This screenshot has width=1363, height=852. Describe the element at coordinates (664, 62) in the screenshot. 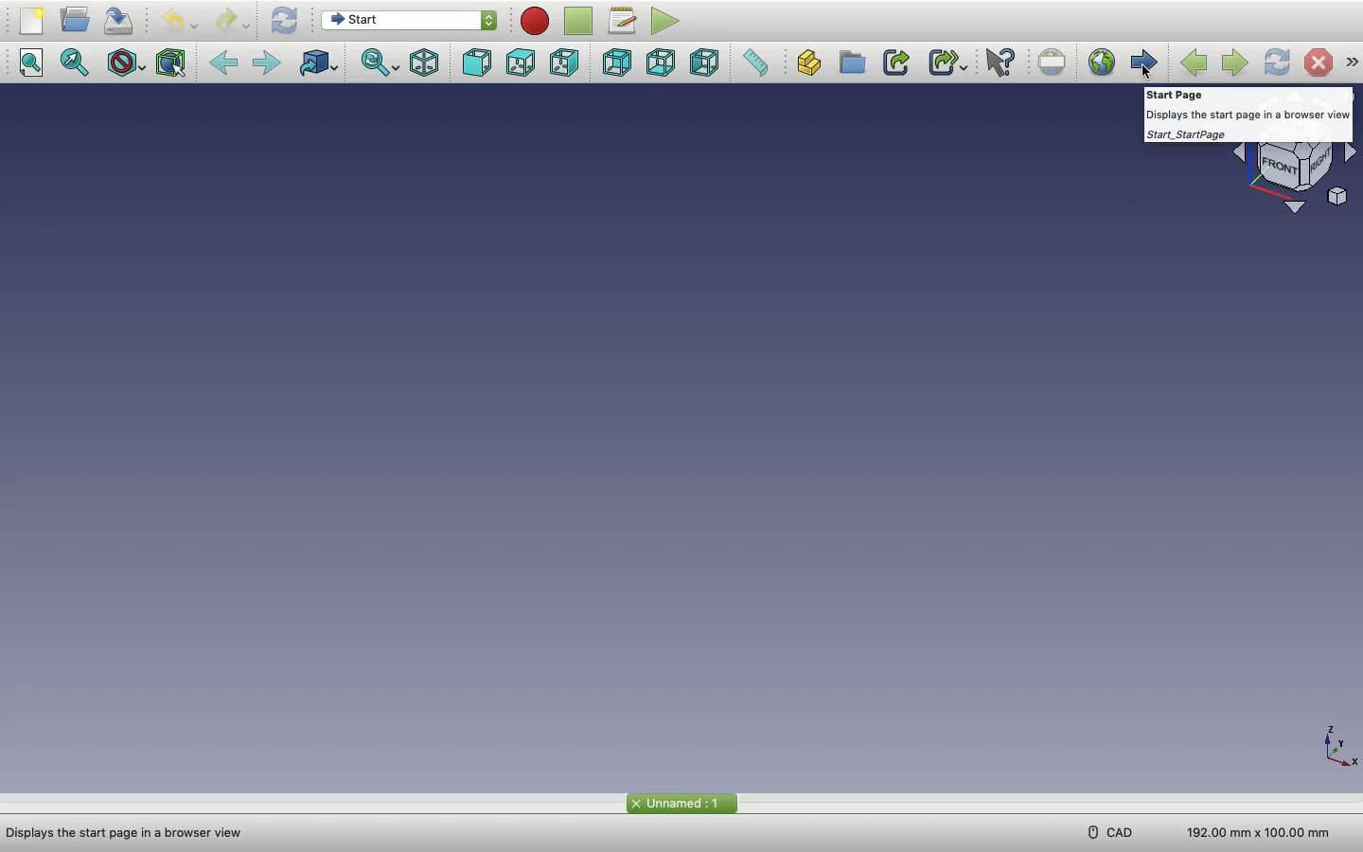

I see `Bottom` at that location.